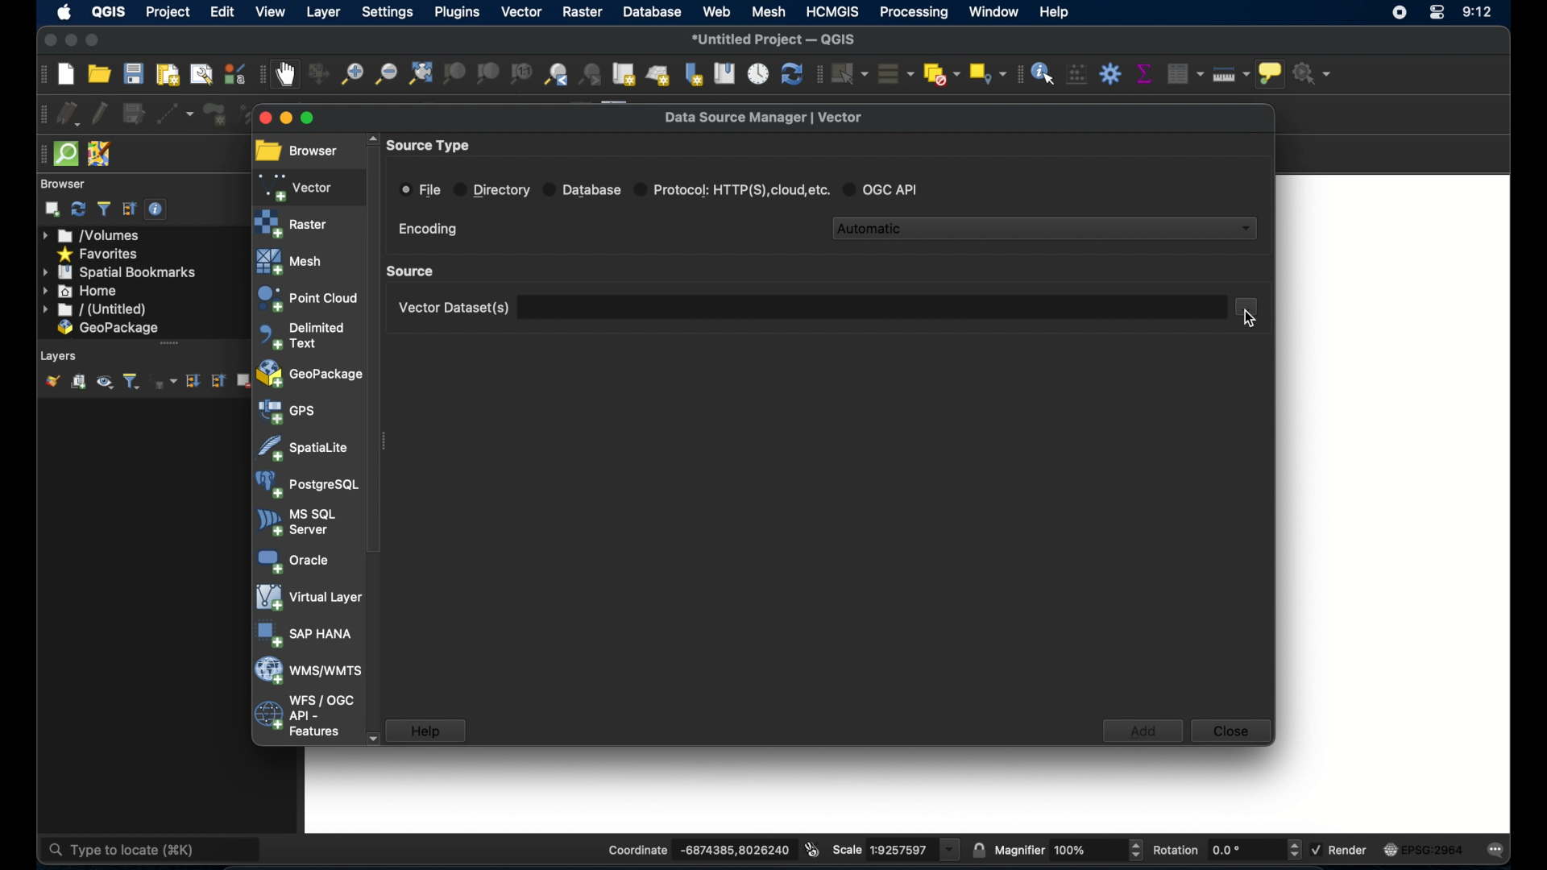 Image resolution: width=1547 pixels, height=870 pixels. Describe the element at coordinates (320, 120) in the screenshot. I see `maximize` at that location.